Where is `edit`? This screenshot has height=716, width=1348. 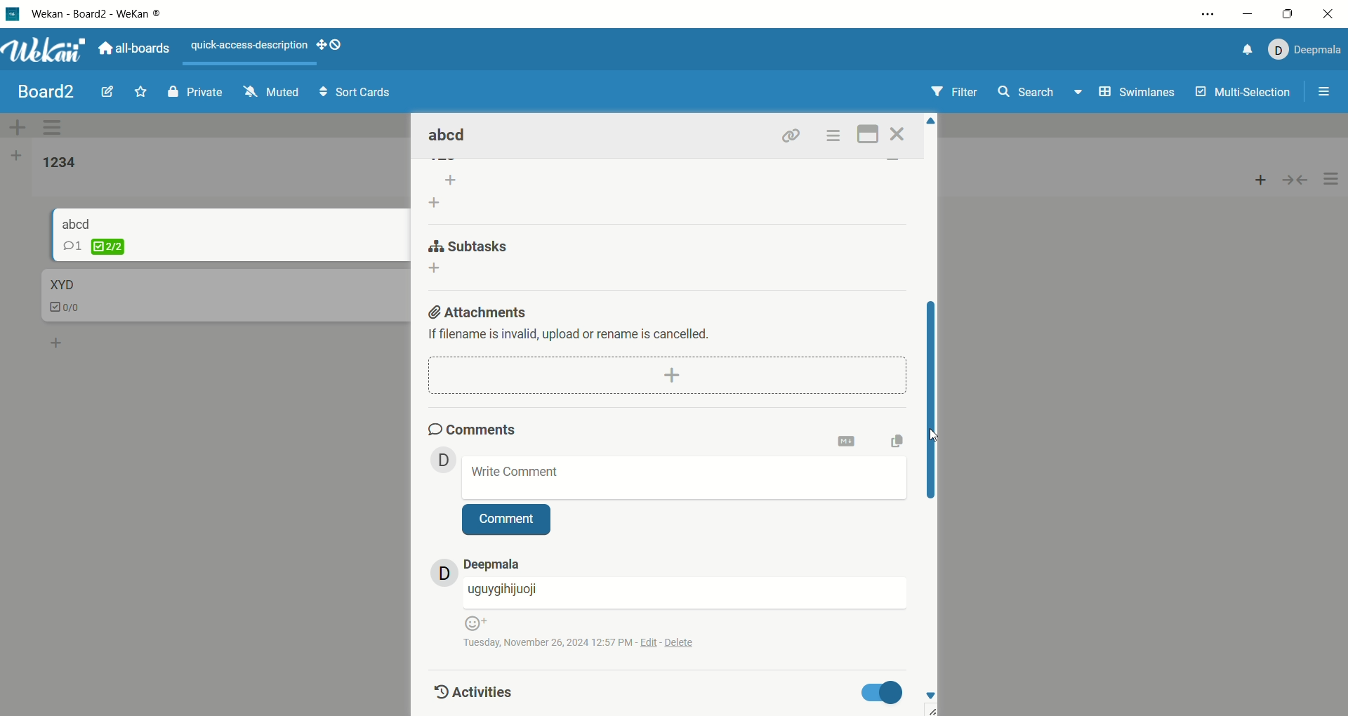 edit is located at coordinates (107, 90).